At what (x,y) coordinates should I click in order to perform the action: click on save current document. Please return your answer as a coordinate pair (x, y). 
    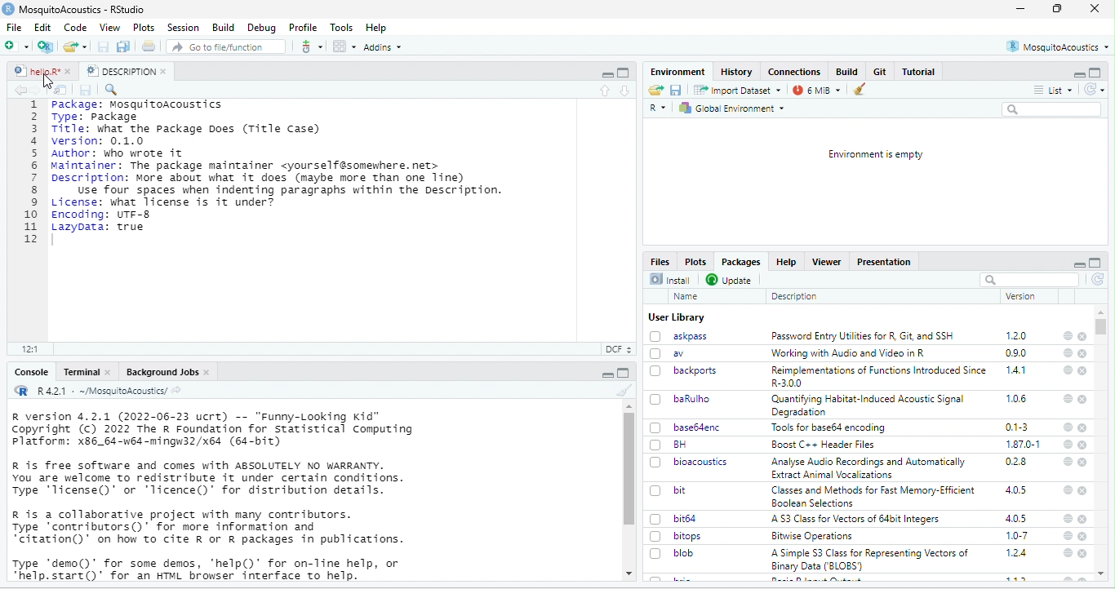
    Looking at the image, I should click on (104, 46).